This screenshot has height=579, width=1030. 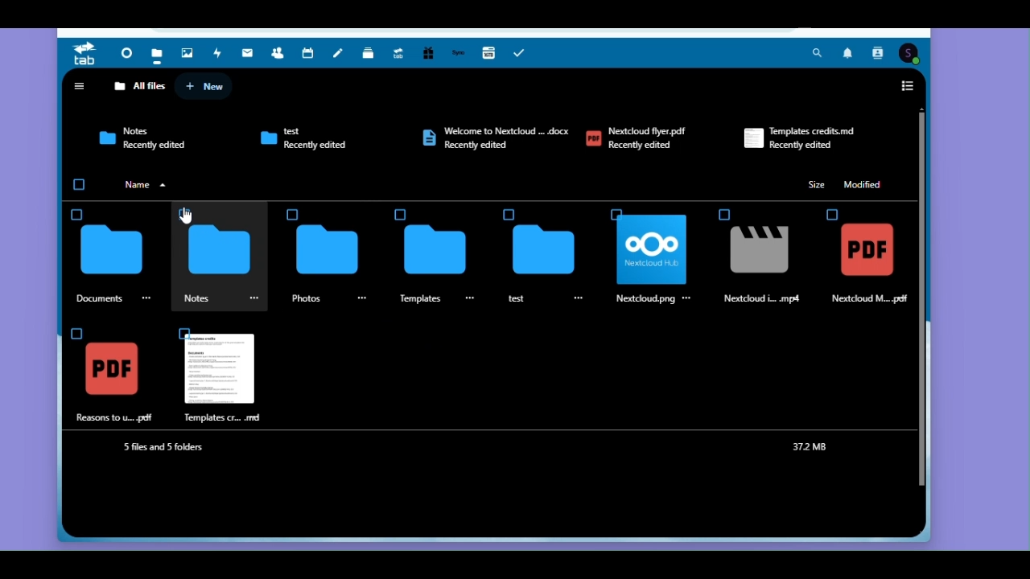 What do you see at coordinates (806, 146) in the screenshot?
I see `Recently edited` at bounding box center [806, 146].